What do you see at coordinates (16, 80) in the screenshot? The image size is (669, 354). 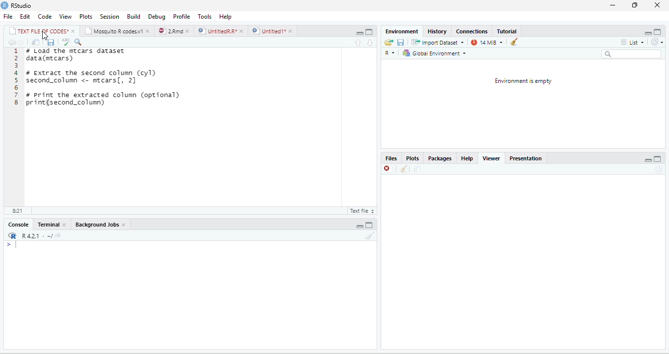 I see `5` at bounding box center [16, 80].